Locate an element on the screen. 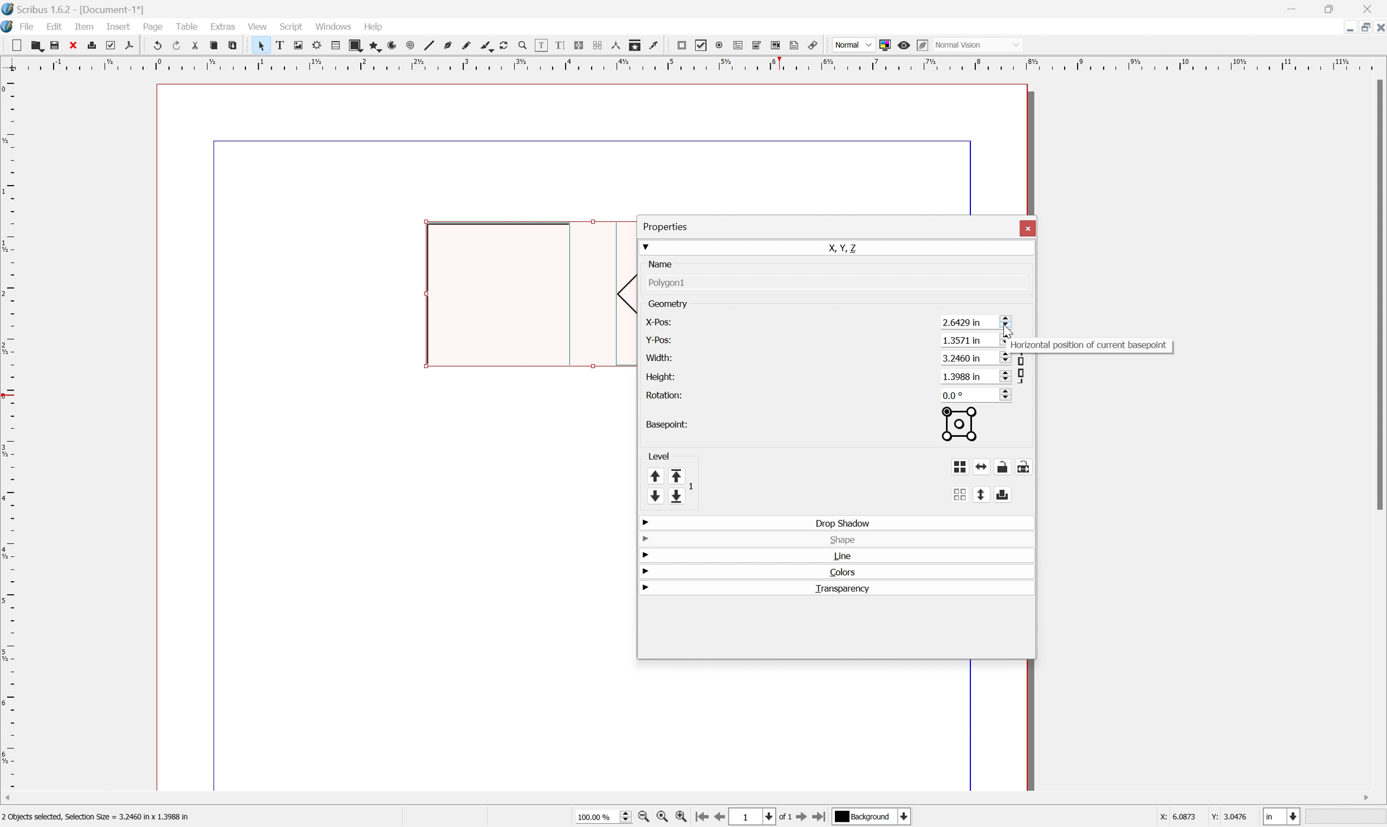  table is located at coordinates (334, 46).